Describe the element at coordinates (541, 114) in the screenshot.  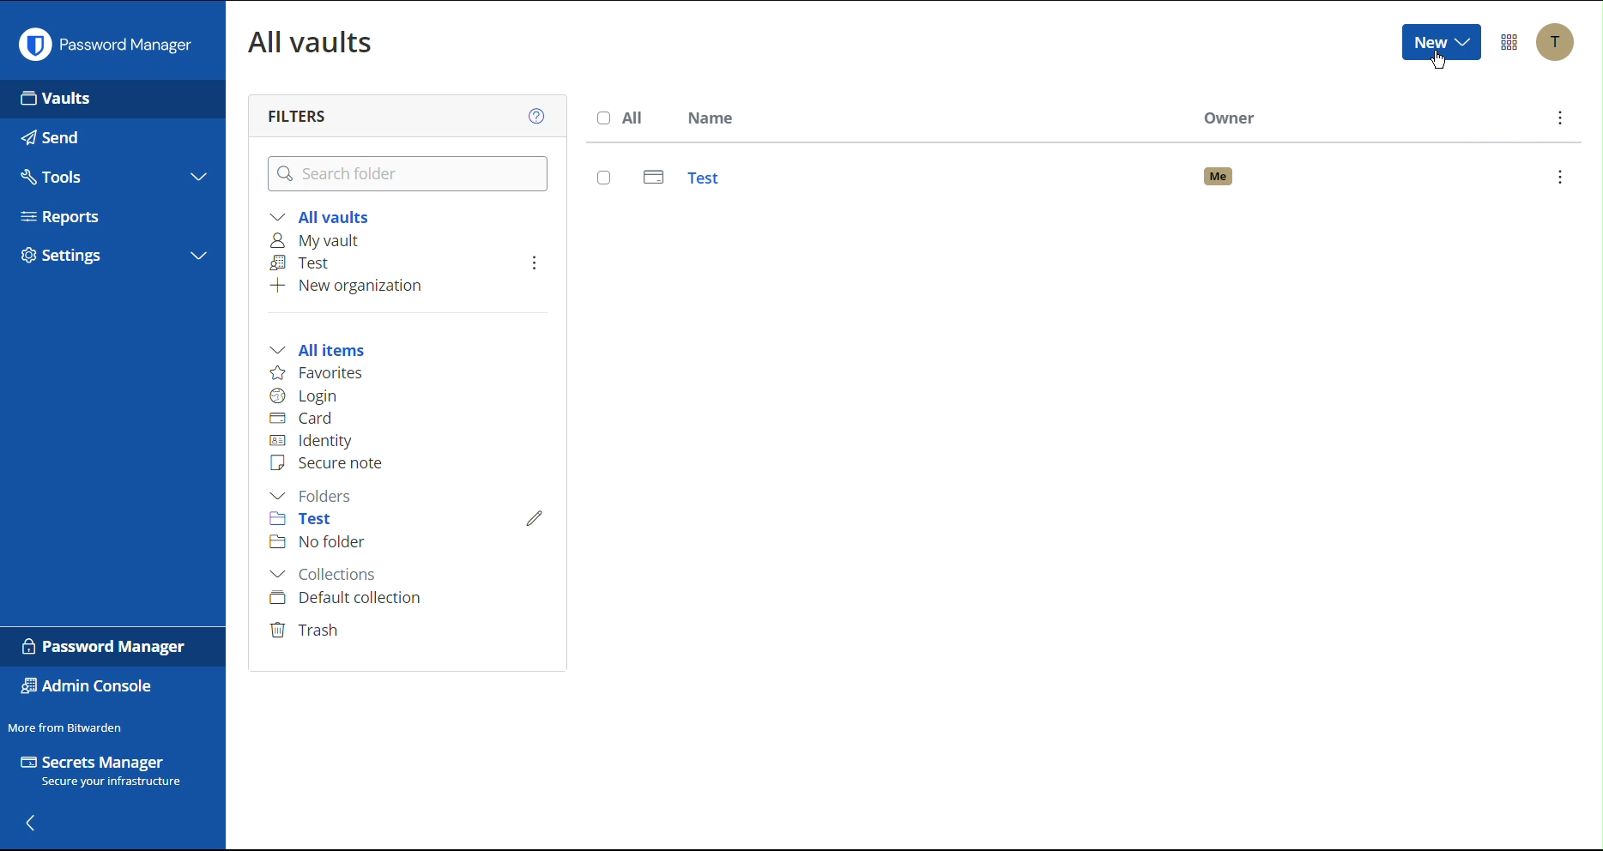
I see `Help` at that location.